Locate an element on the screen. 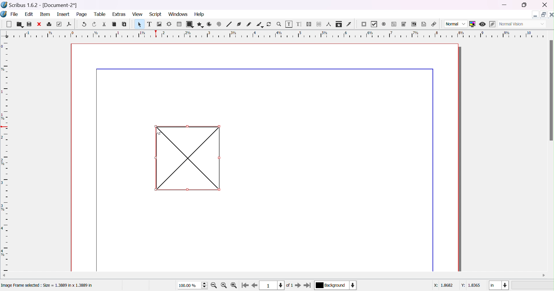 Image resolution: width=554 pixels, height=291 pixels. calligraphic line is located at coordinates (259, 24).